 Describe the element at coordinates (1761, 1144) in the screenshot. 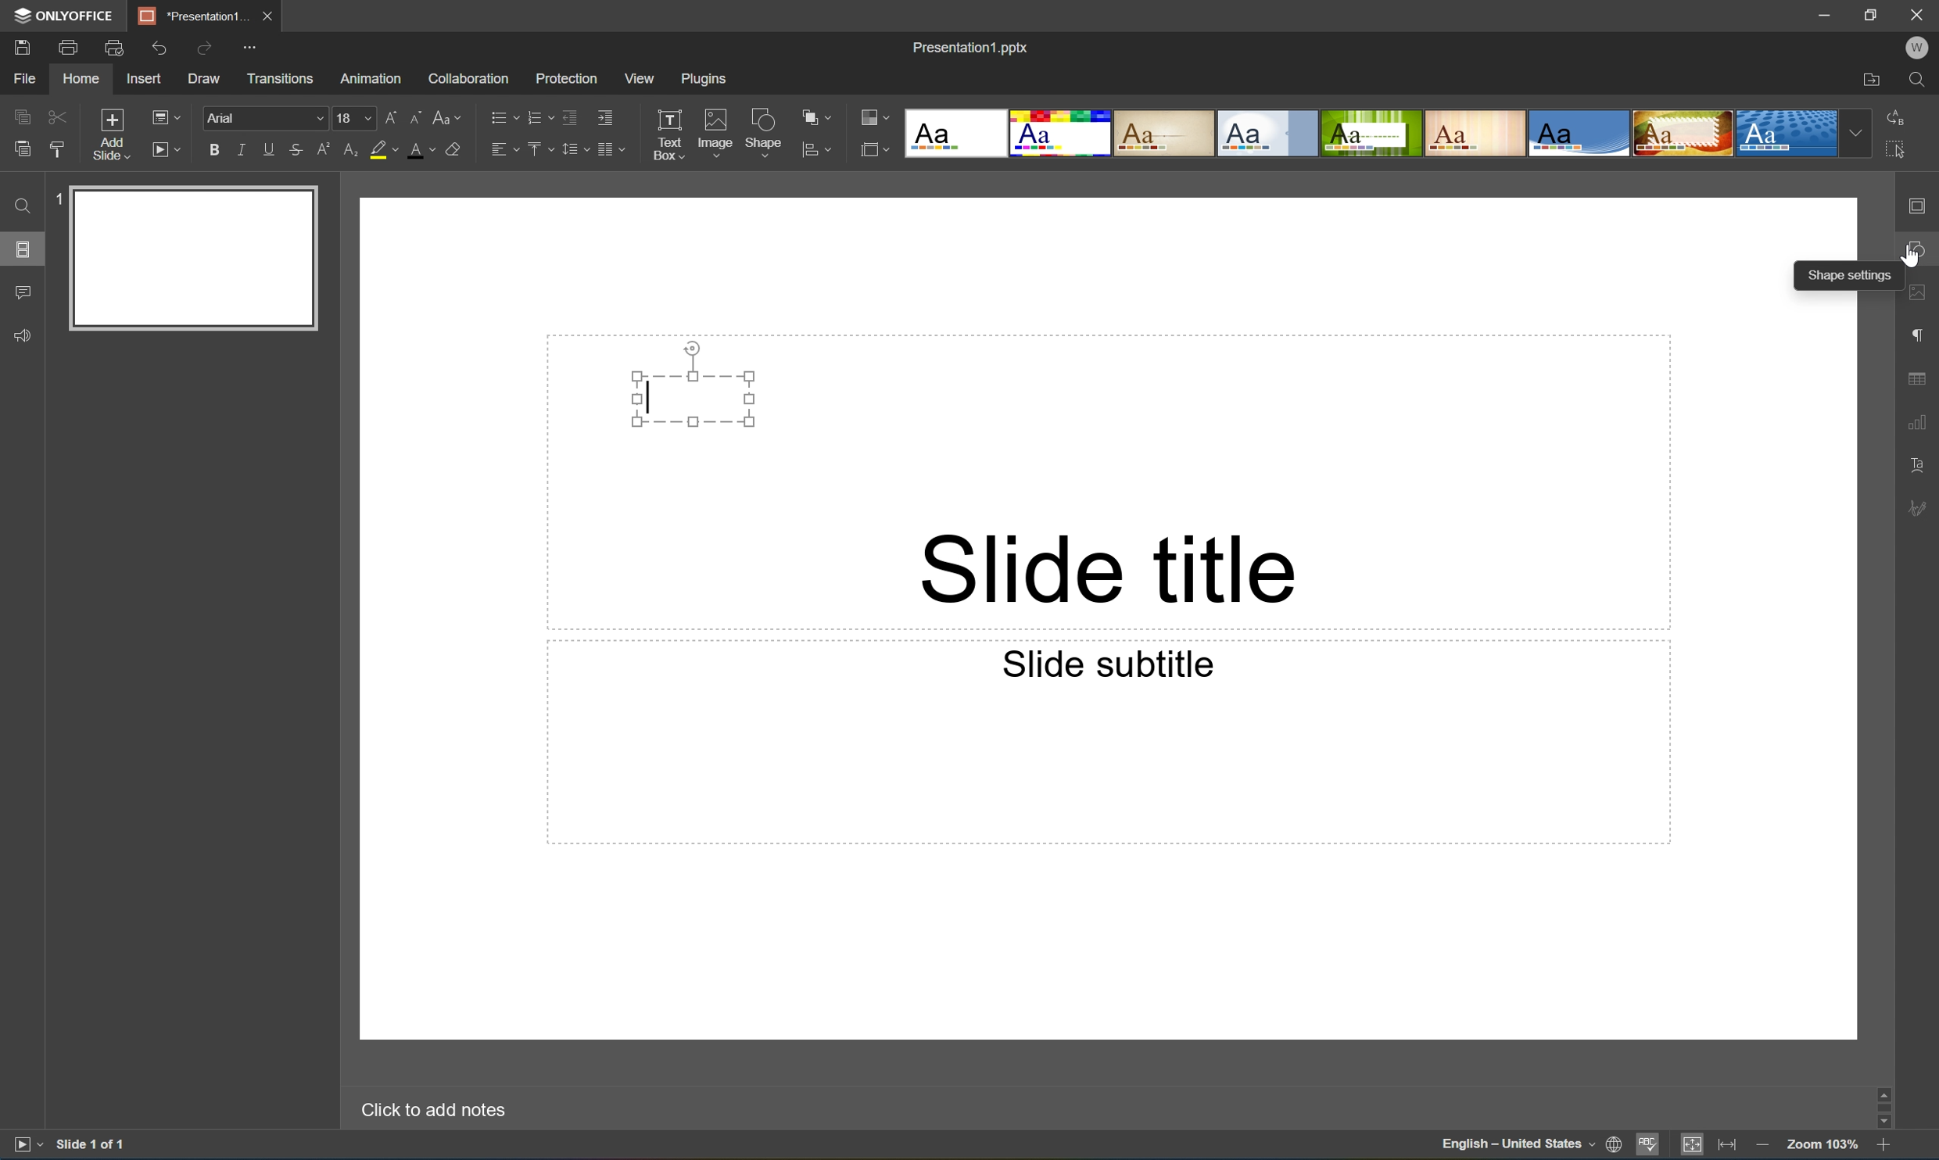

I see `Zoom out` at that location.